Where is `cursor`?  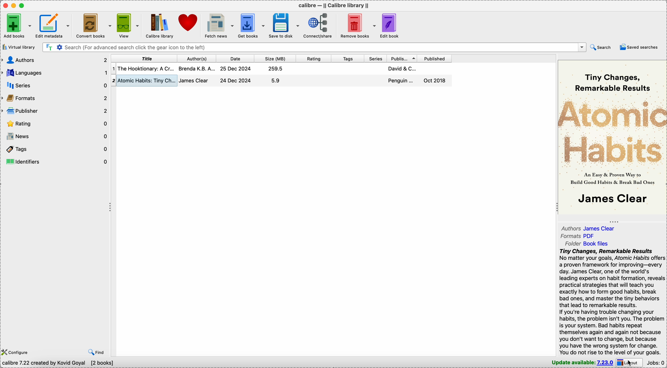 cursor is located at coordinates (630, 363).